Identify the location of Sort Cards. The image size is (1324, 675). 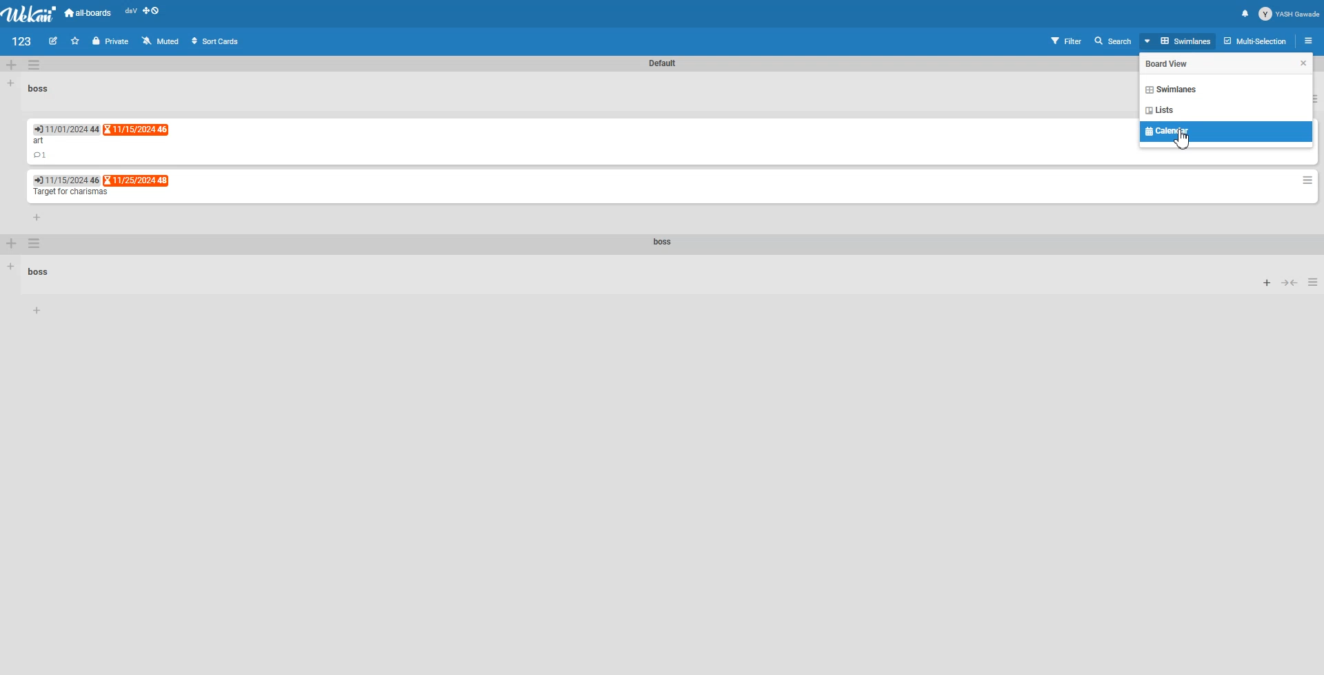
(217, 40).